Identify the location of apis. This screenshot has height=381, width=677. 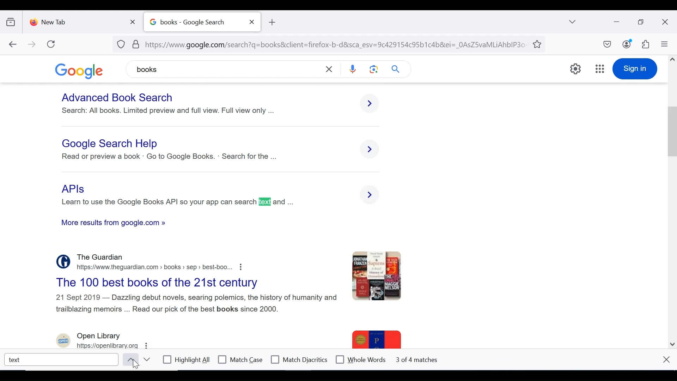
(75, 189).